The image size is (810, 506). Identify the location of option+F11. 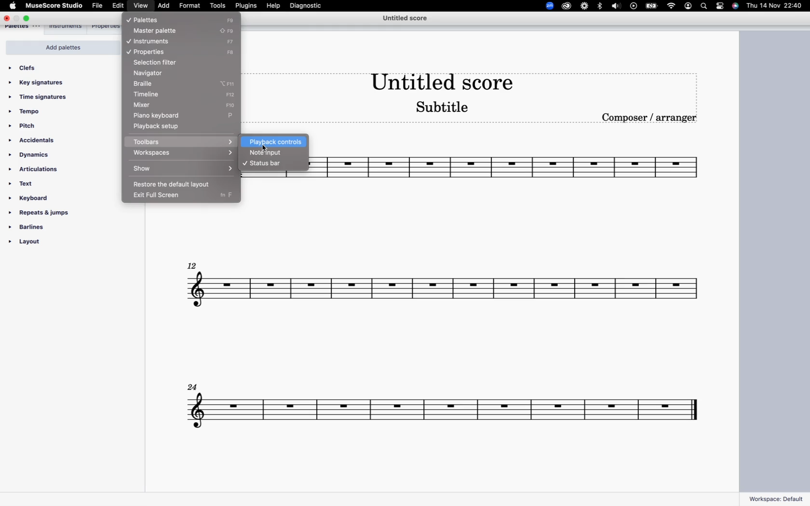
(232, 82).